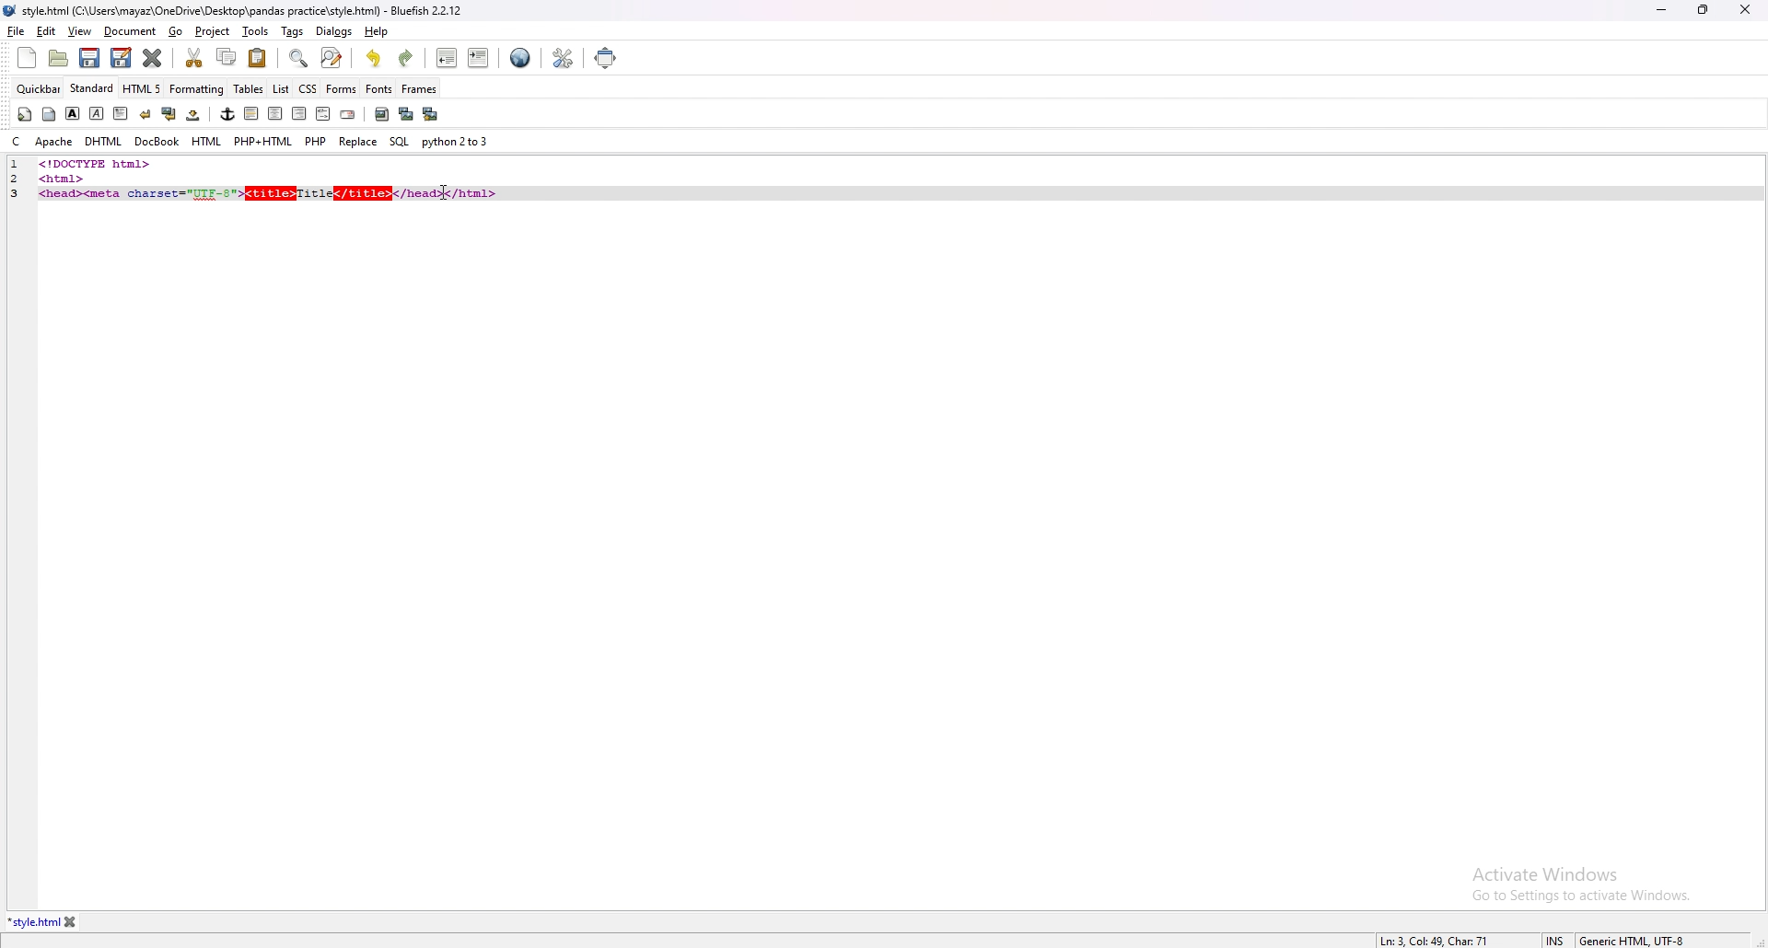  Describe the element at coordinates (79, 31) in the screenshot. I see `view` at that location.